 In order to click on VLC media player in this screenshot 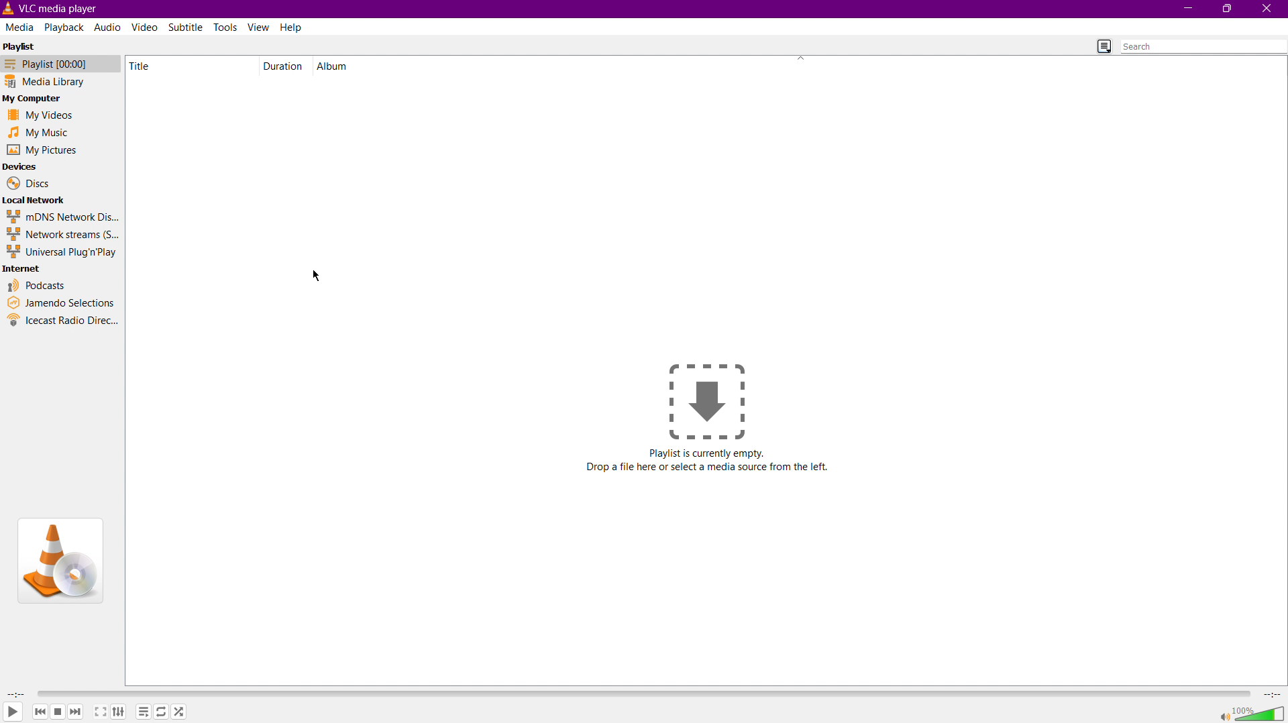, I will do `click(56, 9)`.